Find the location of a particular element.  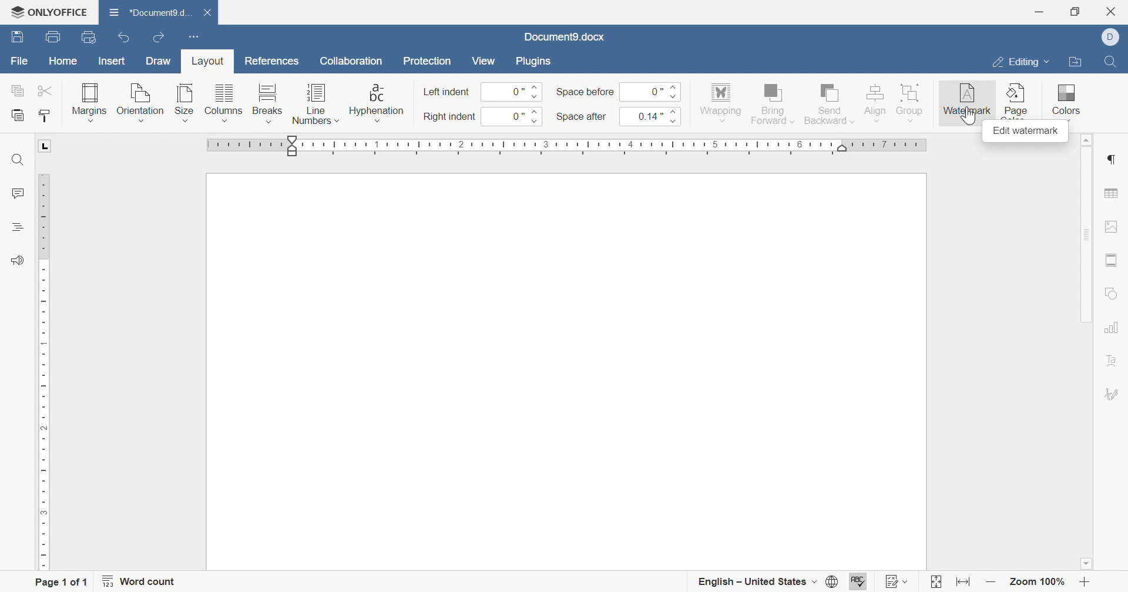

open file location is located at coordinates (1074, 63).